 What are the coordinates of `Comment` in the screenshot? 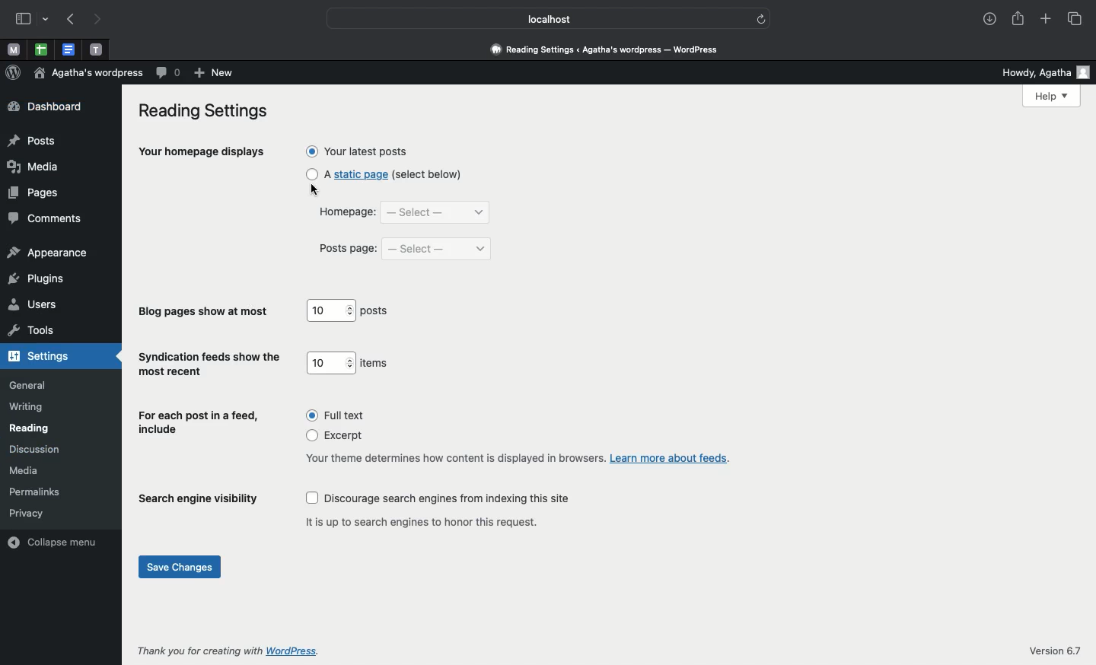 It's located at (169, 73).